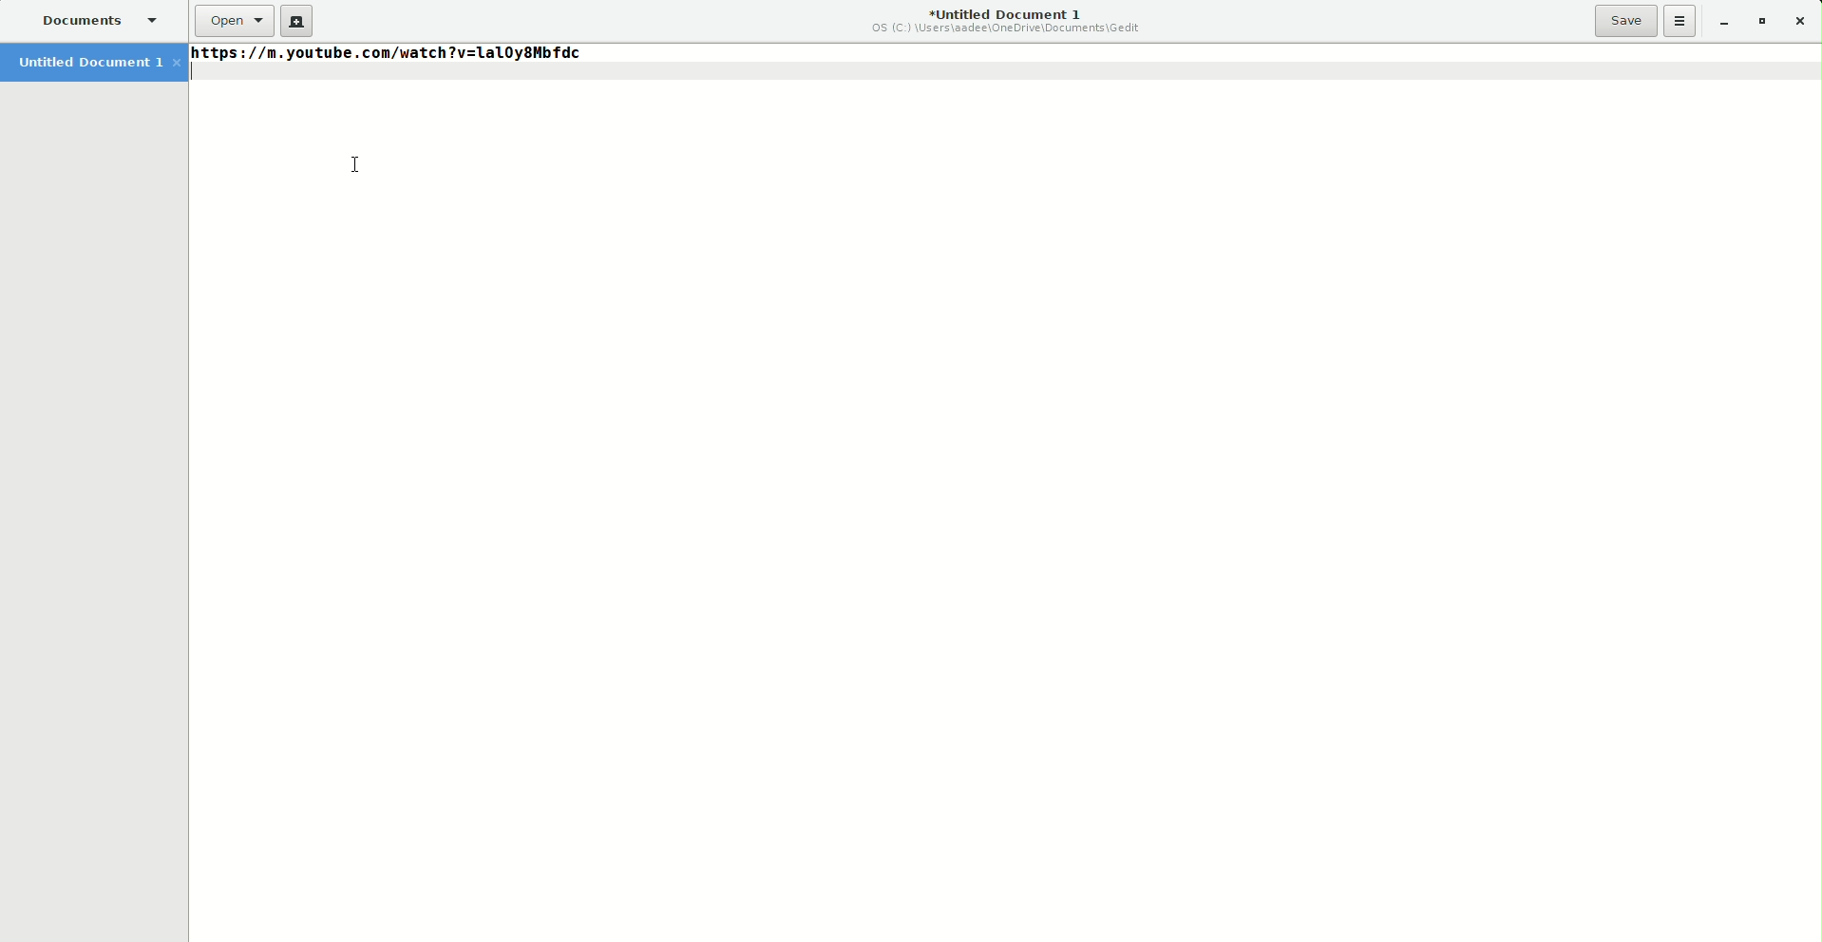  What do you see at coordinates (1801, 22) in the screenshot?
I see `Close` at bounding box center [1801, 22].